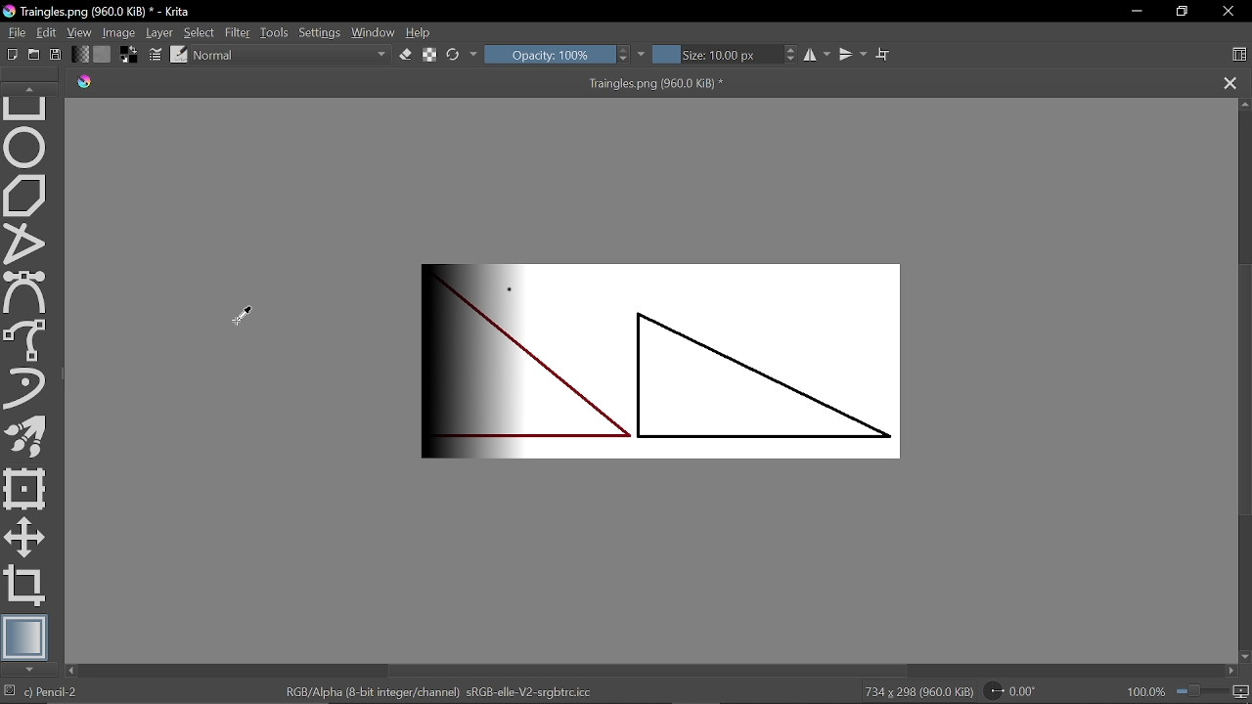 This screenshot has height=704, width=1252. What do you see at coordinates (239, 31) in the screenshot?
I see `Filter` at bounding box center [239, 31].